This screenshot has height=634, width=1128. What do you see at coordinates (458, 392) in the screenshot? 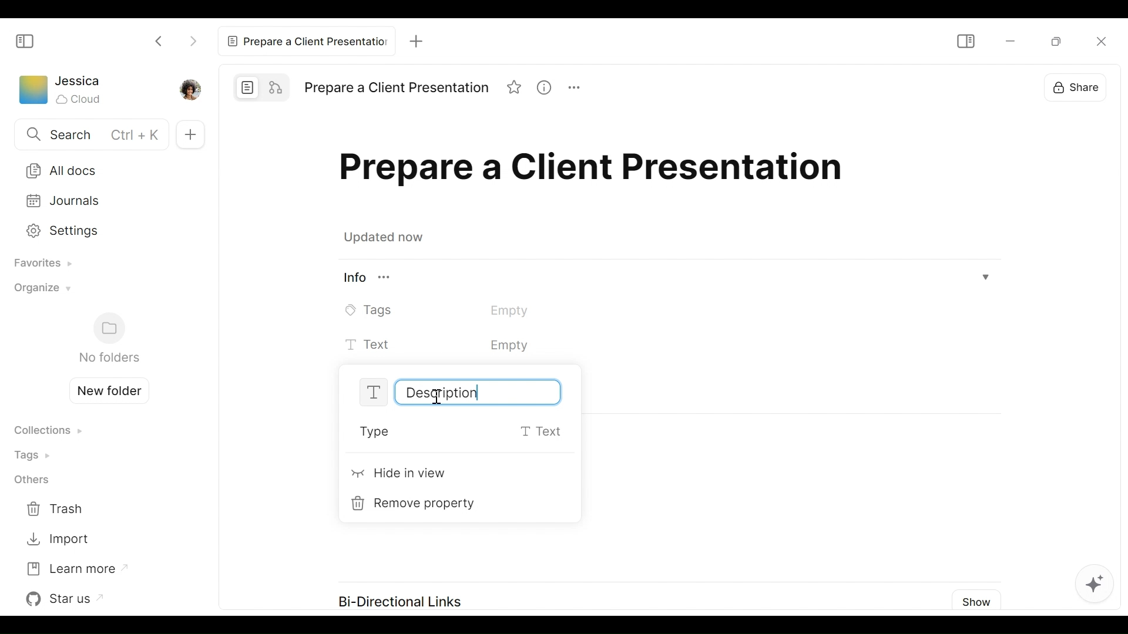
I see `Text` at bounding box center [458, 392].